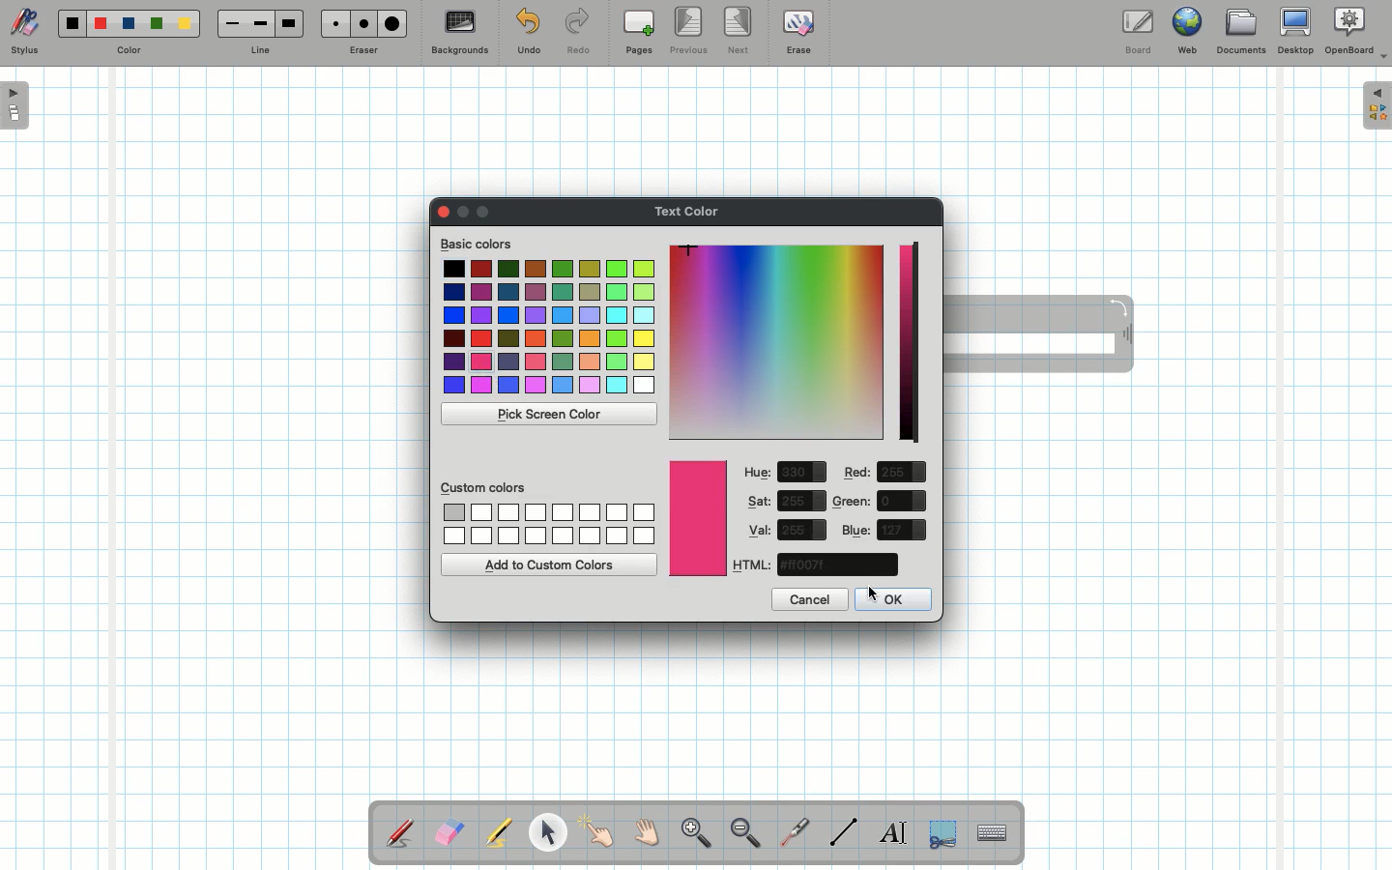 The width and height of the screenshot is (1392, 870). What do you see at coordinates (438, 211) in the screenshot?
I see `Clor` at bounding box center [438, 211].